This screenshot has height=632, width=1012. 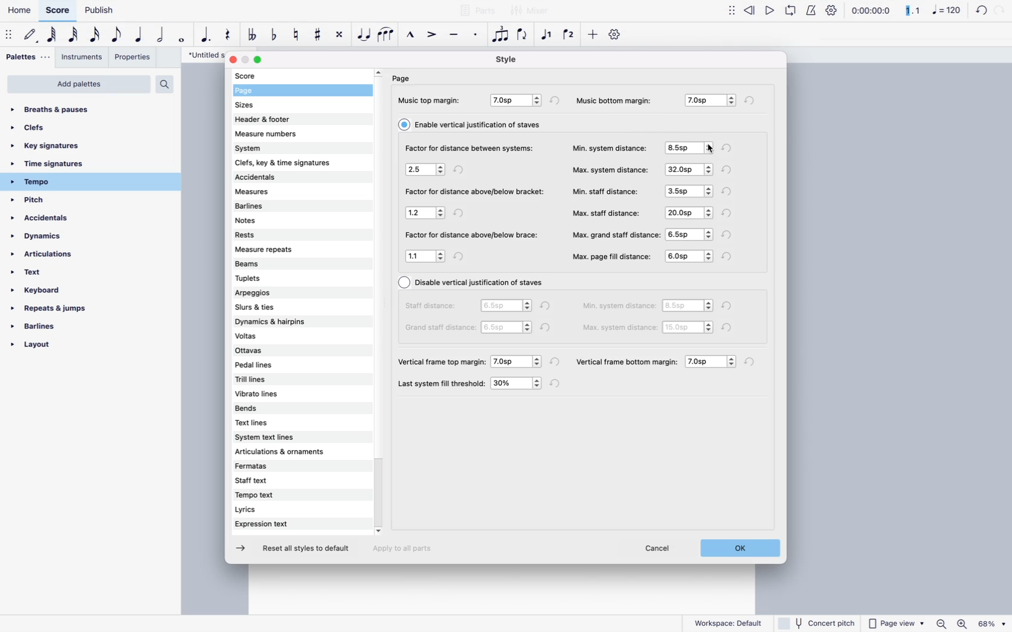 What do you see at coordinates (31, 37) in the screenshot?
I see `default` at bounding box center [31, 37].